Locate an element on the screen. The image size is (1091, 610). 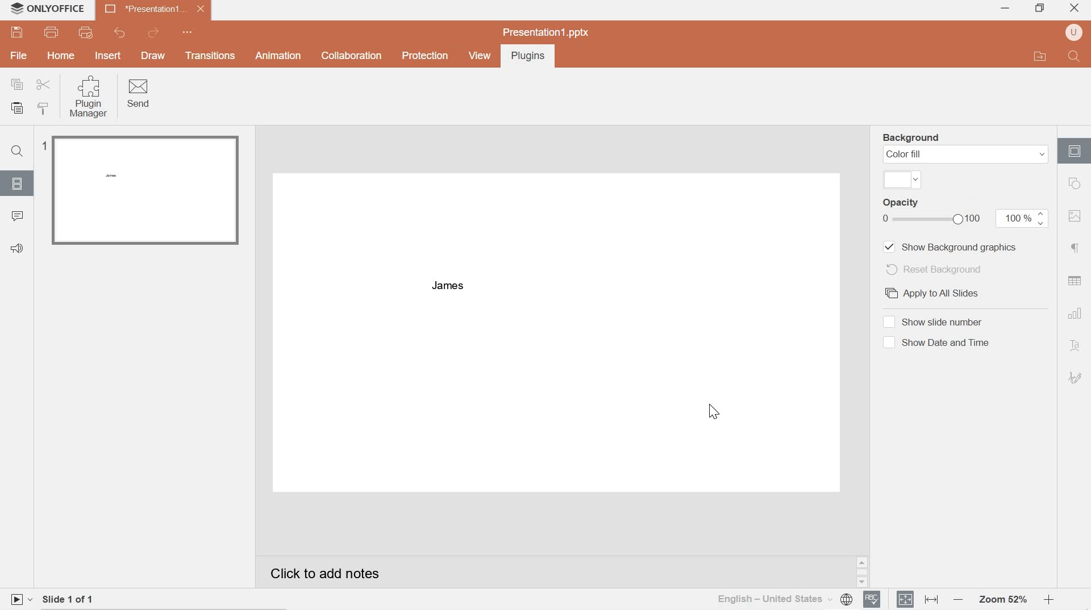
input background color is located at coordinates (966, 154).